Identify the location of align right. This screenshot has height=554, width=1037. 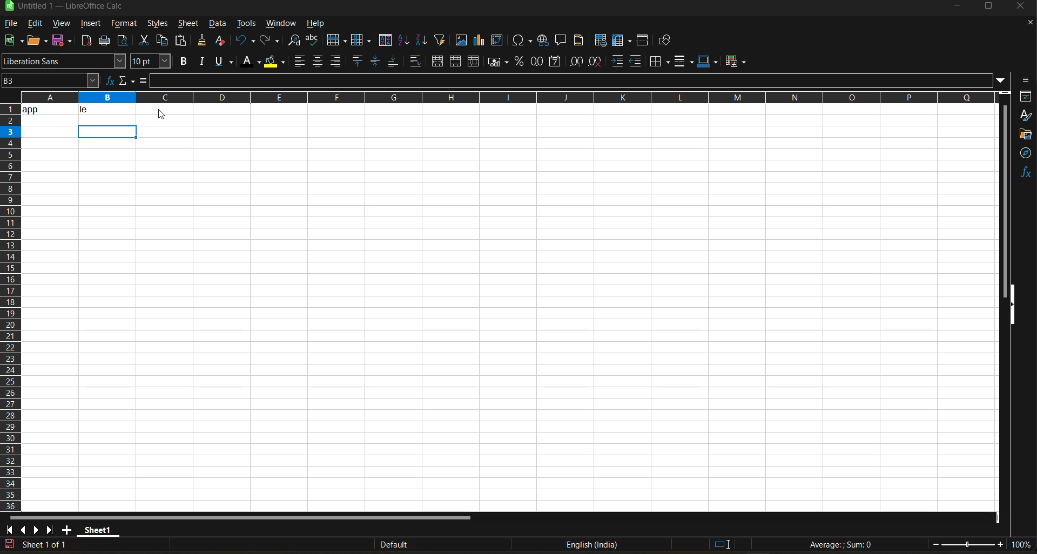
(336, 62).